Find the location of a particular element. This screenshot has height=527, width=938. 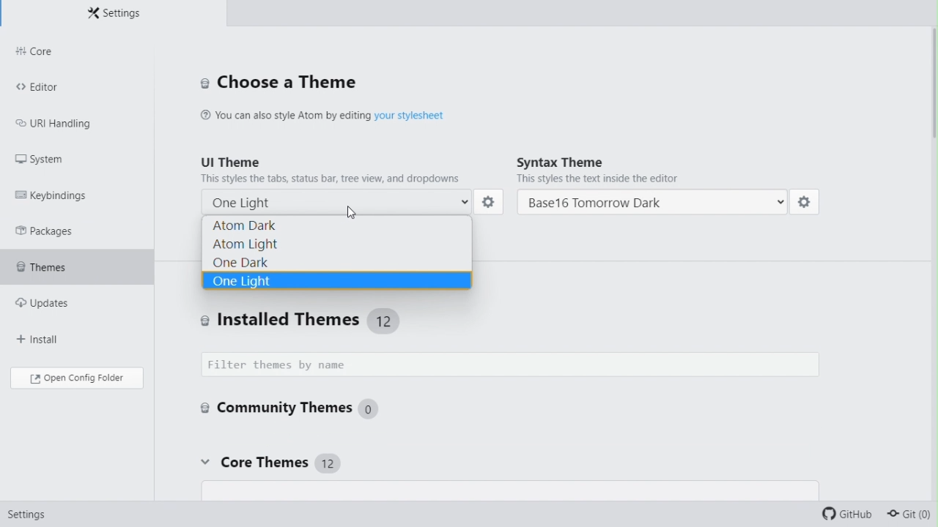

Core  is located at coordinates (77, 52).